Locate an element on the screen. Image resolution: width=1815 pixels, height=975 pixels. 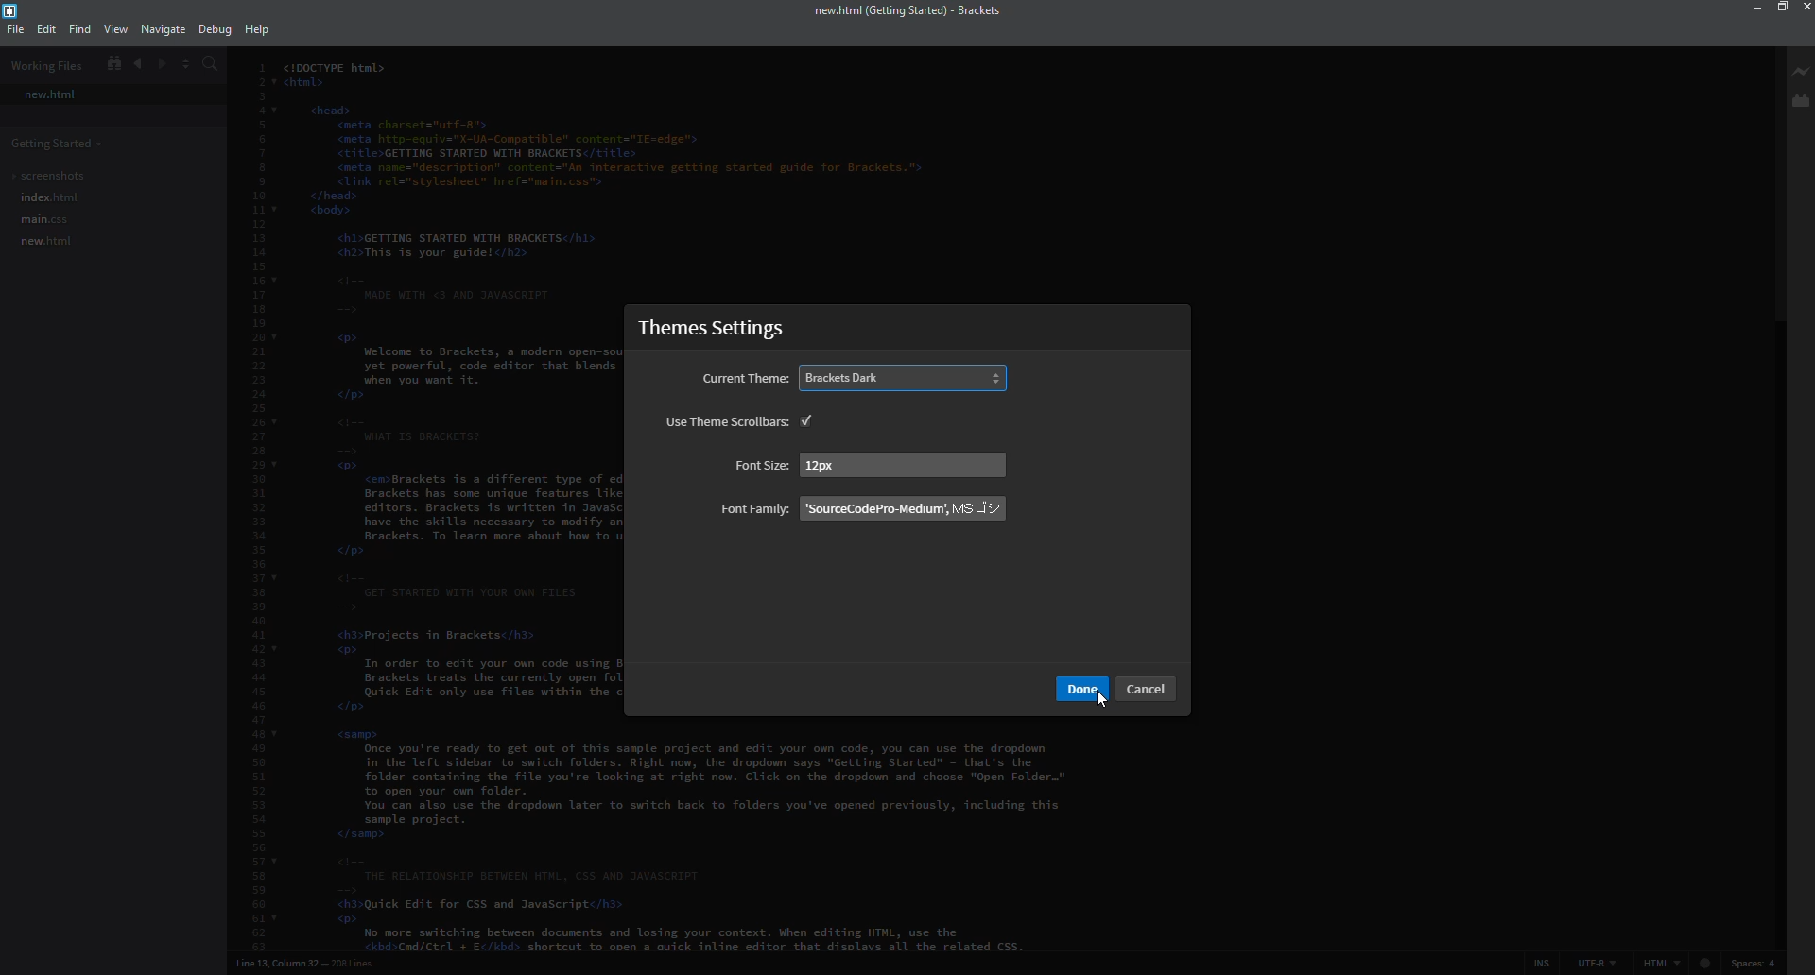
forward is located at coordinates (160, 64).